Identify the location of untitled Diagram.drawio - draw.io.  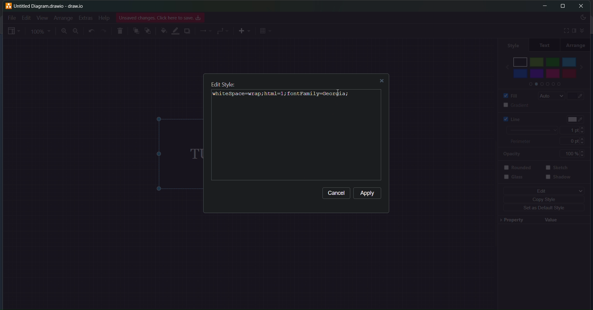
(53, 5).